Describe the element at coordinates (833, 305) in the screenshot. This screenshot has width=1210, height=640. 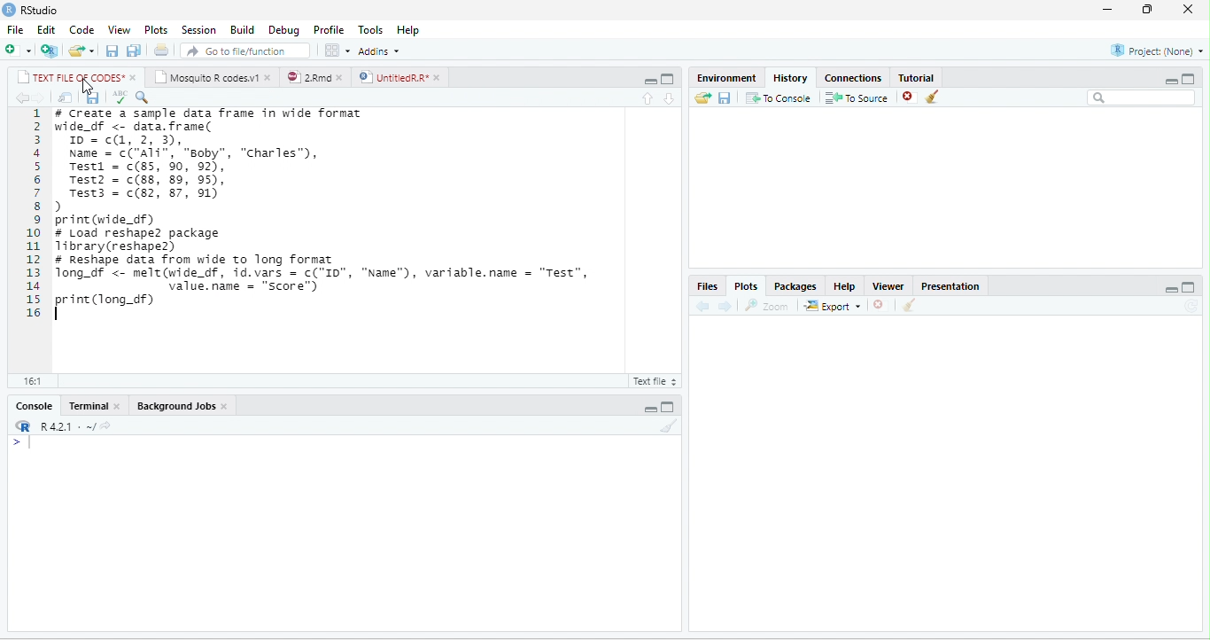
I see `Export` at that location.